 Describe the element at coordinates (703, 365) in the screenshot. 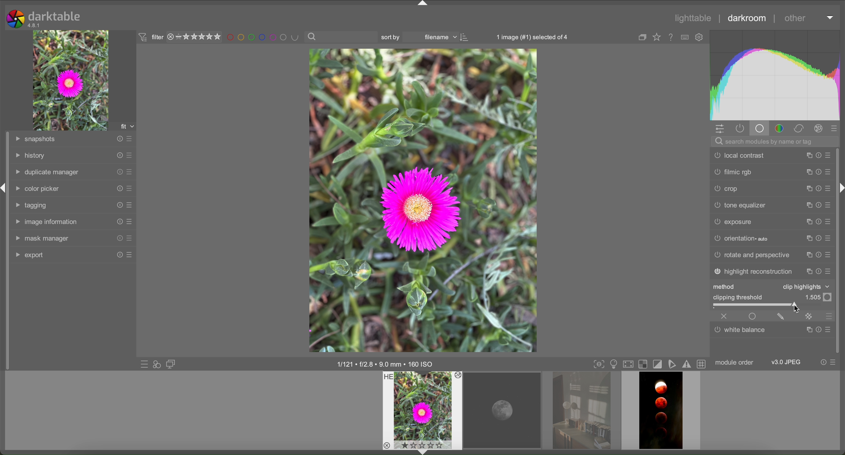

I see `toggle guidelines` at that location.